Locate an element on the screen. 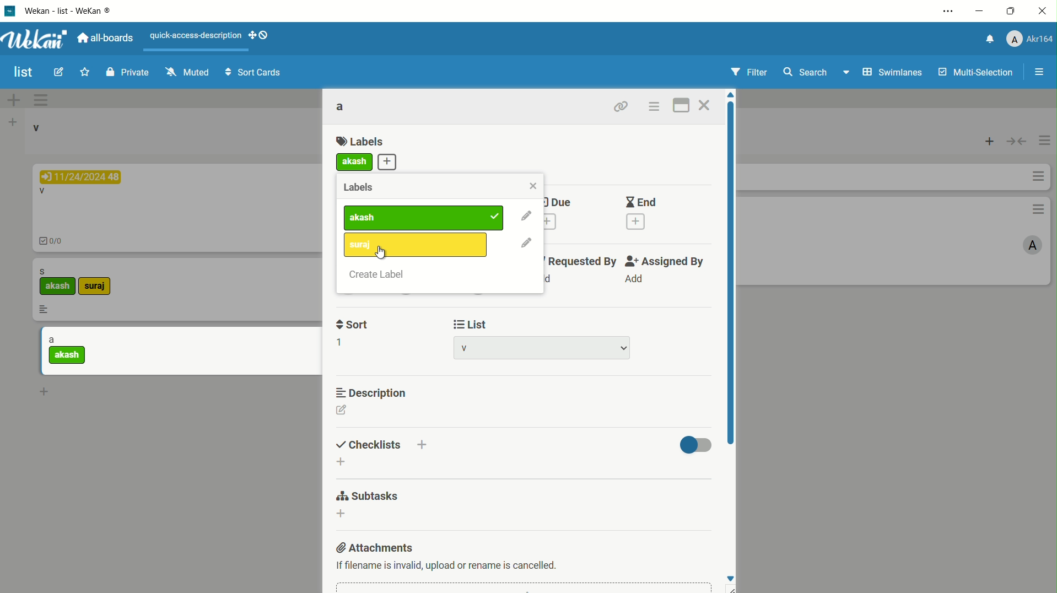  toggle button is located at coordinates (697, 444).